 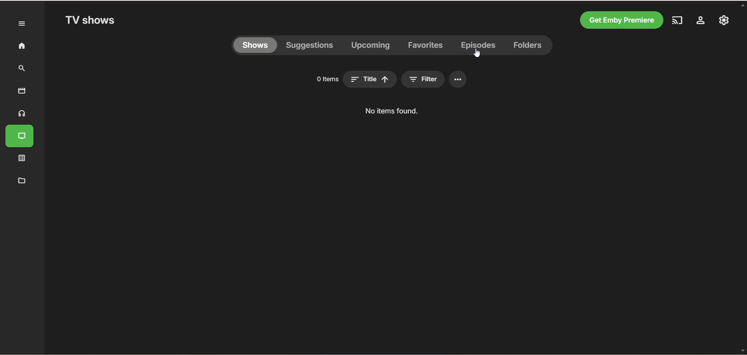 I want to click on manage emby server, so click(x=723, y=20).